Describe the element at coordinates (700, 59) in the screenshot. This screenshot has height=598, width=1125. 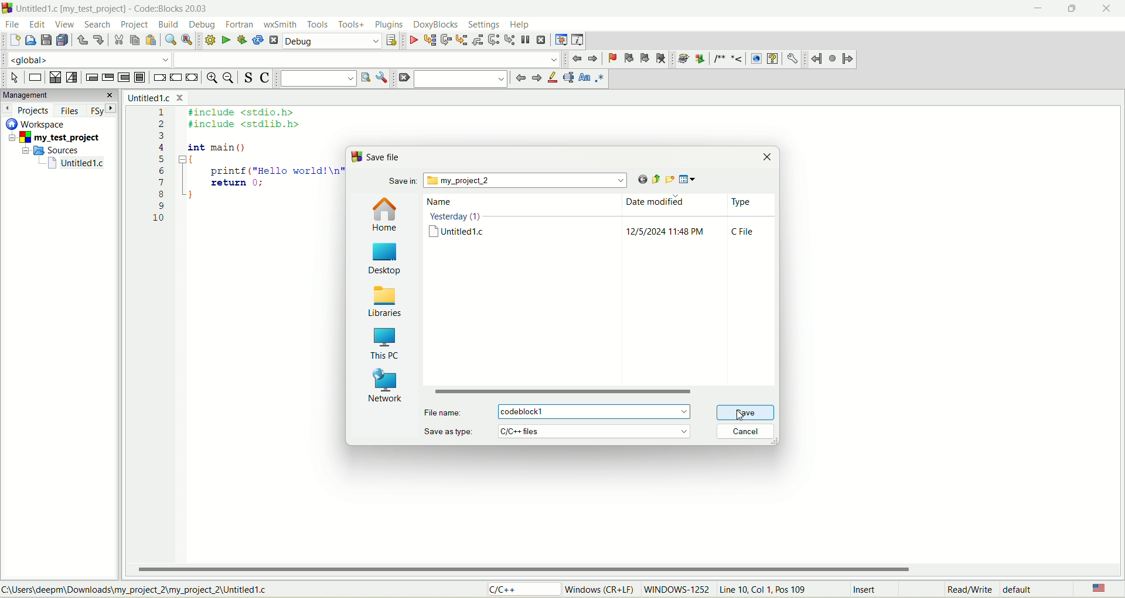
I see `extract documentation` at that location.